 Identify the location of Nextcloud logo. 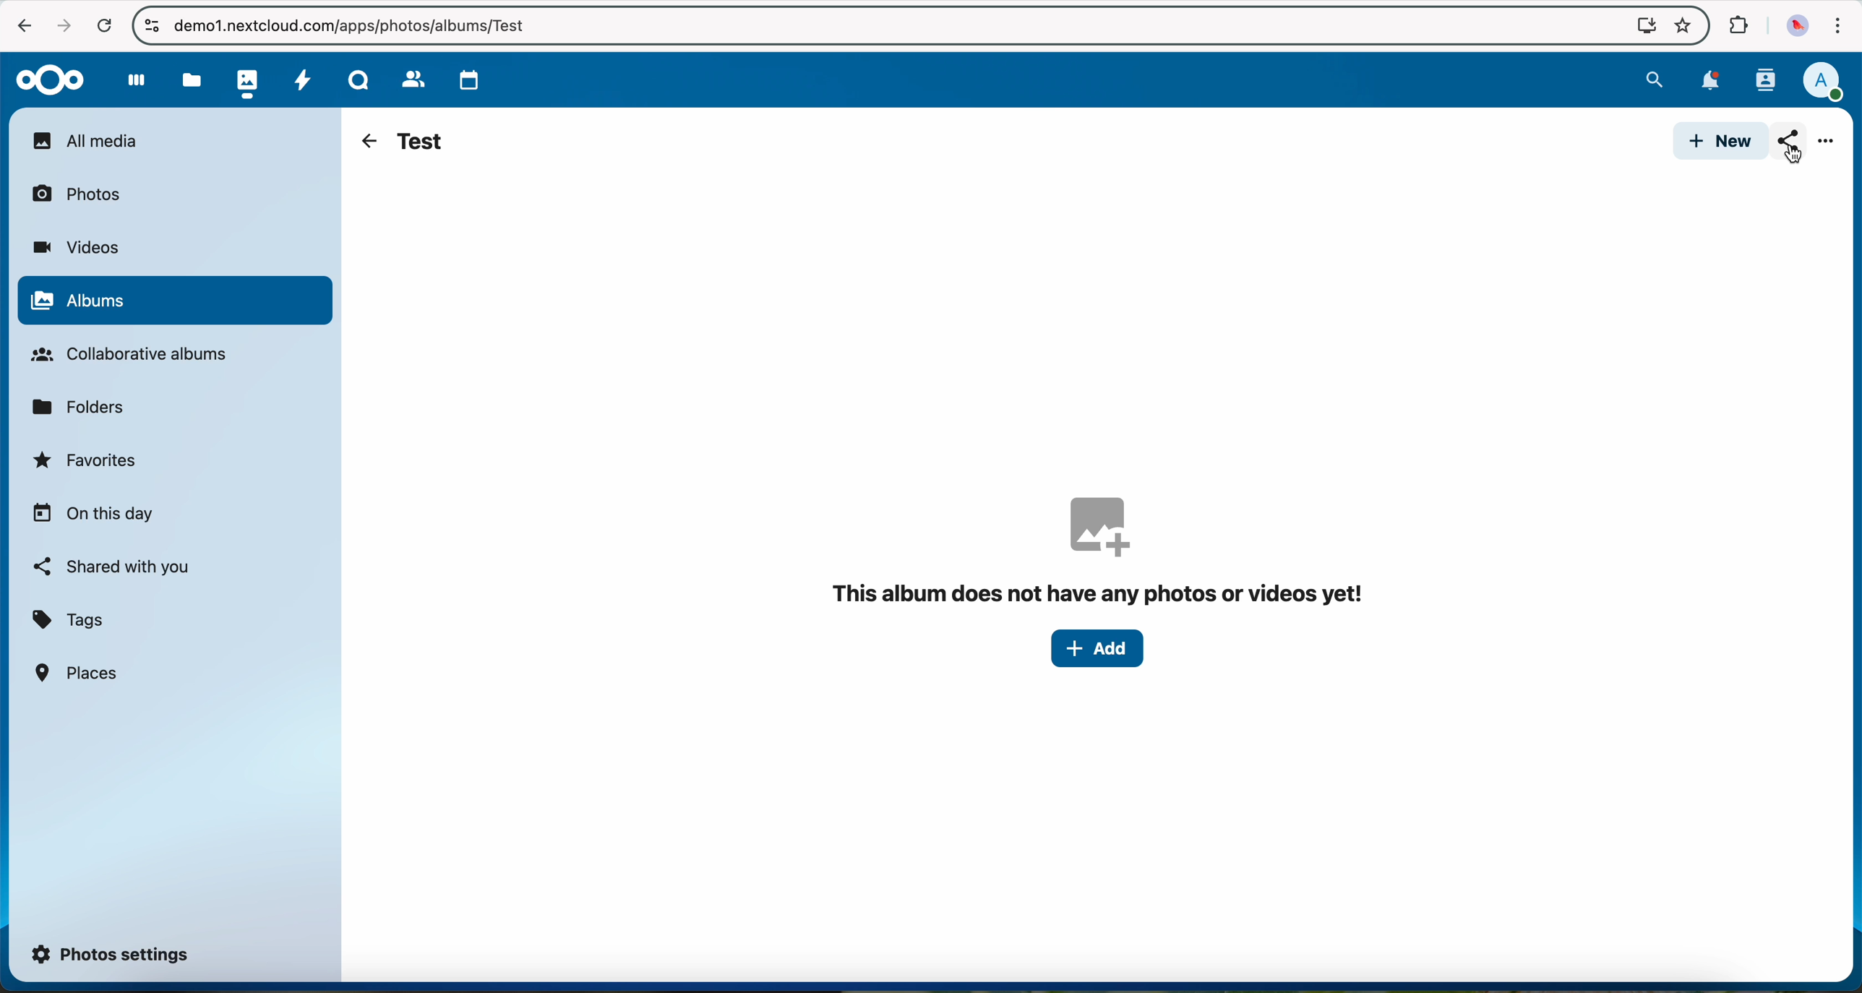
(44, 79).